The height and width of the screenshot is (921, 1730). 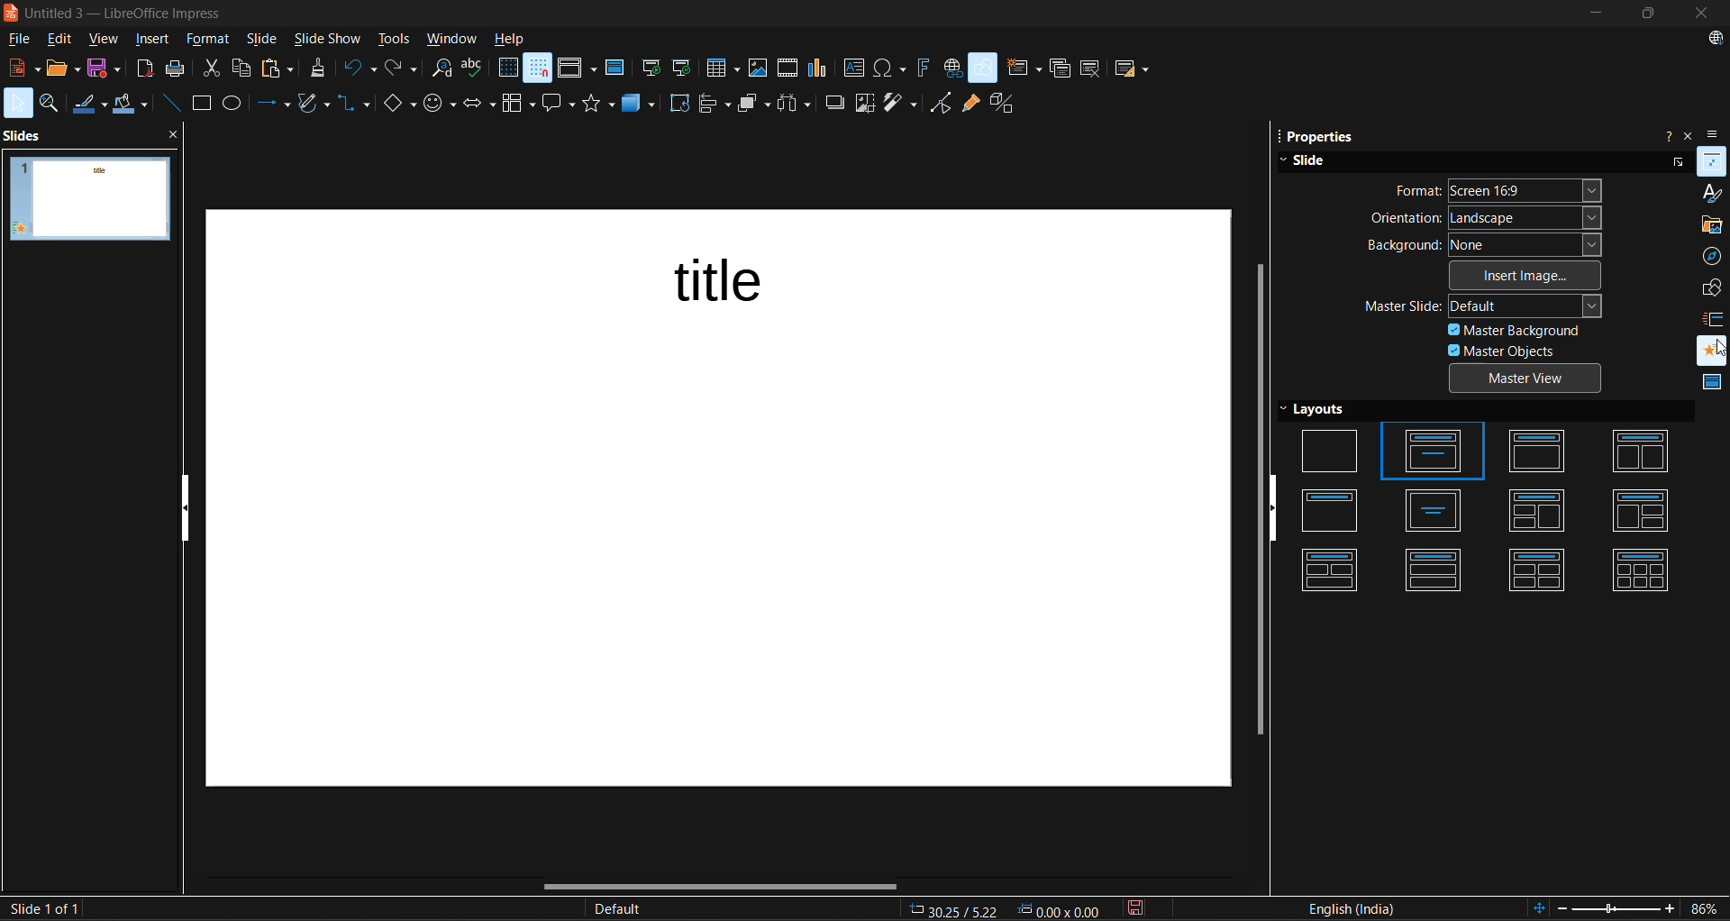 What do you see at coordinates (722, 886) in the screenshot?
I see `horizontal scroll bar` at bounding box center [722, 886].